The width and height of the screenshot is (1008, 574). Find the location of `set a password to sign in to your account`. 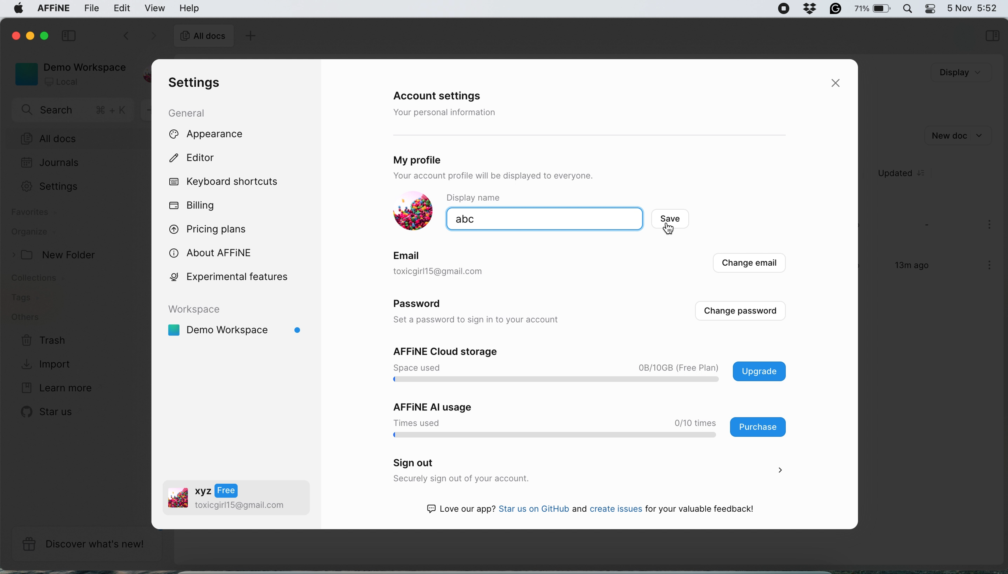

set a password to sign in to your account is located at coordinates (482, 321).